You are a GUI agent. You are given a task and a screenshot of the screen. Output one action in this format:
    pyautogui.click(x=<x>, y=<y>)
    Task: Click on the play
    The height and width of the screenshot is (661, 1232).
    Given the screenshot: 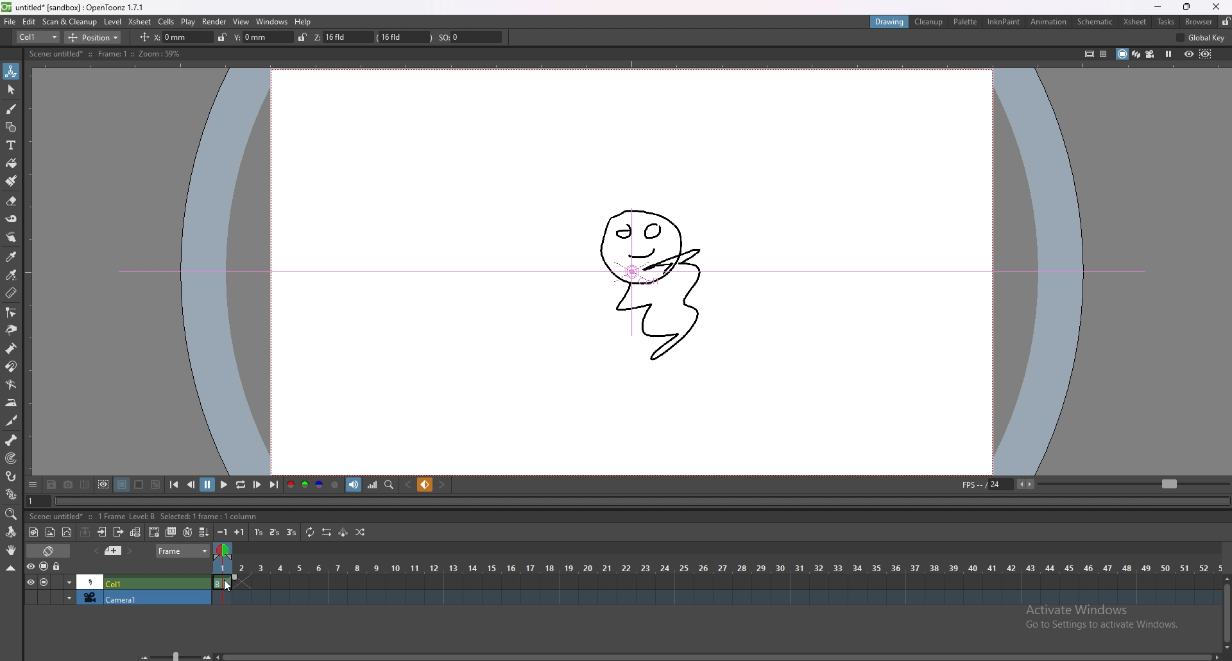 What is the action you would take?
    pyautogui.click(x=189, y=22)
    